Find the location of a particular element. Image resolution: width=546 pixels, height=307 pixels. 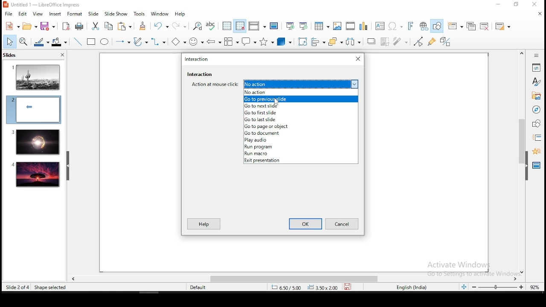

properties is located at coordinates (536, 67).